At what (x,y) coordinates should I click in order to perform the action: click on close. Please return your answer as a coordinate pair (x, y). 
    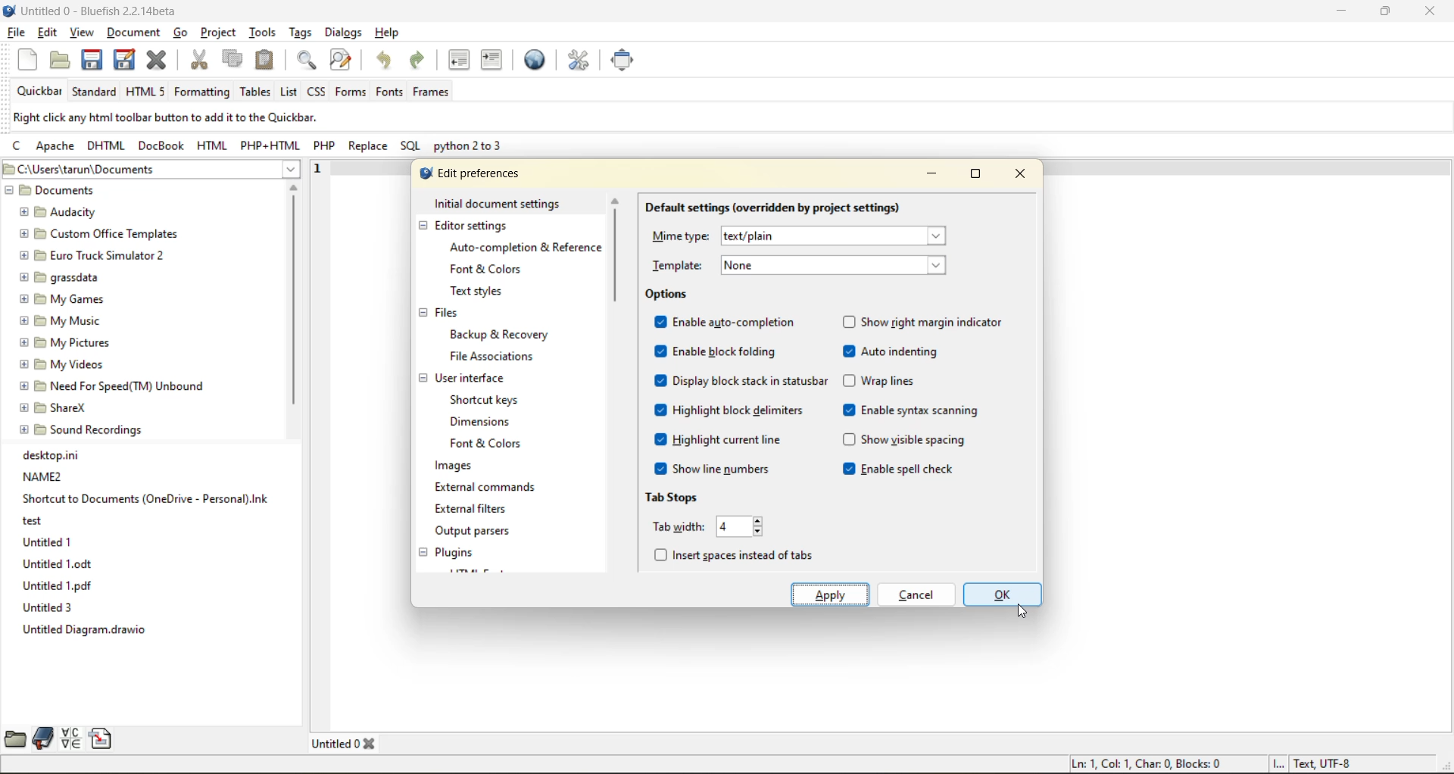
    Looking at the image, I should click on (1429, 11).